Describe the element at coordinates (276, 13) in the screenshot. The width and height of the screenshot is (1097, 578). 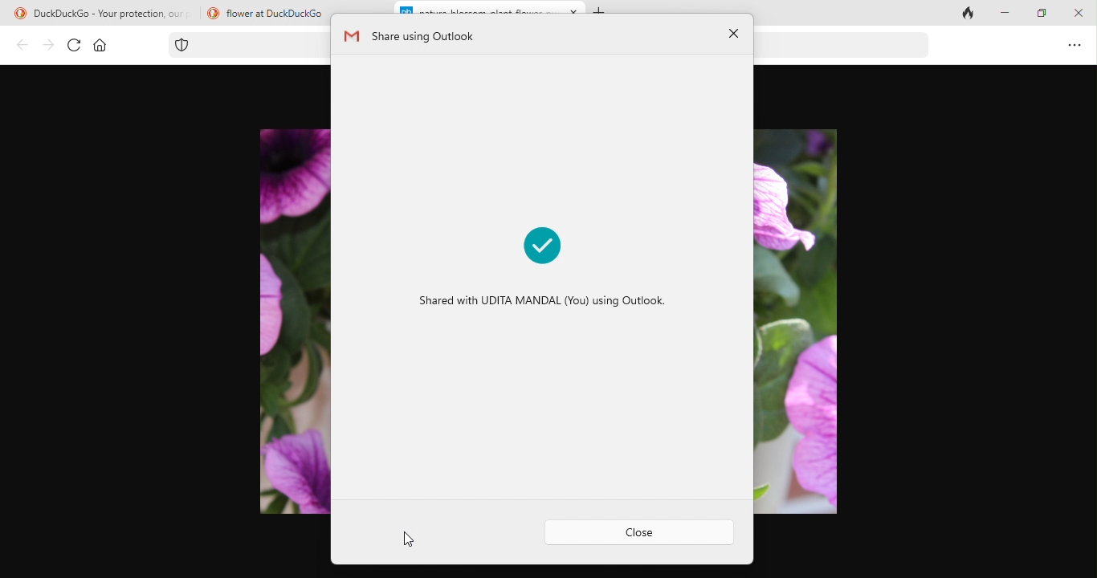
I see ` flower at DuckDuckGo` at that location.